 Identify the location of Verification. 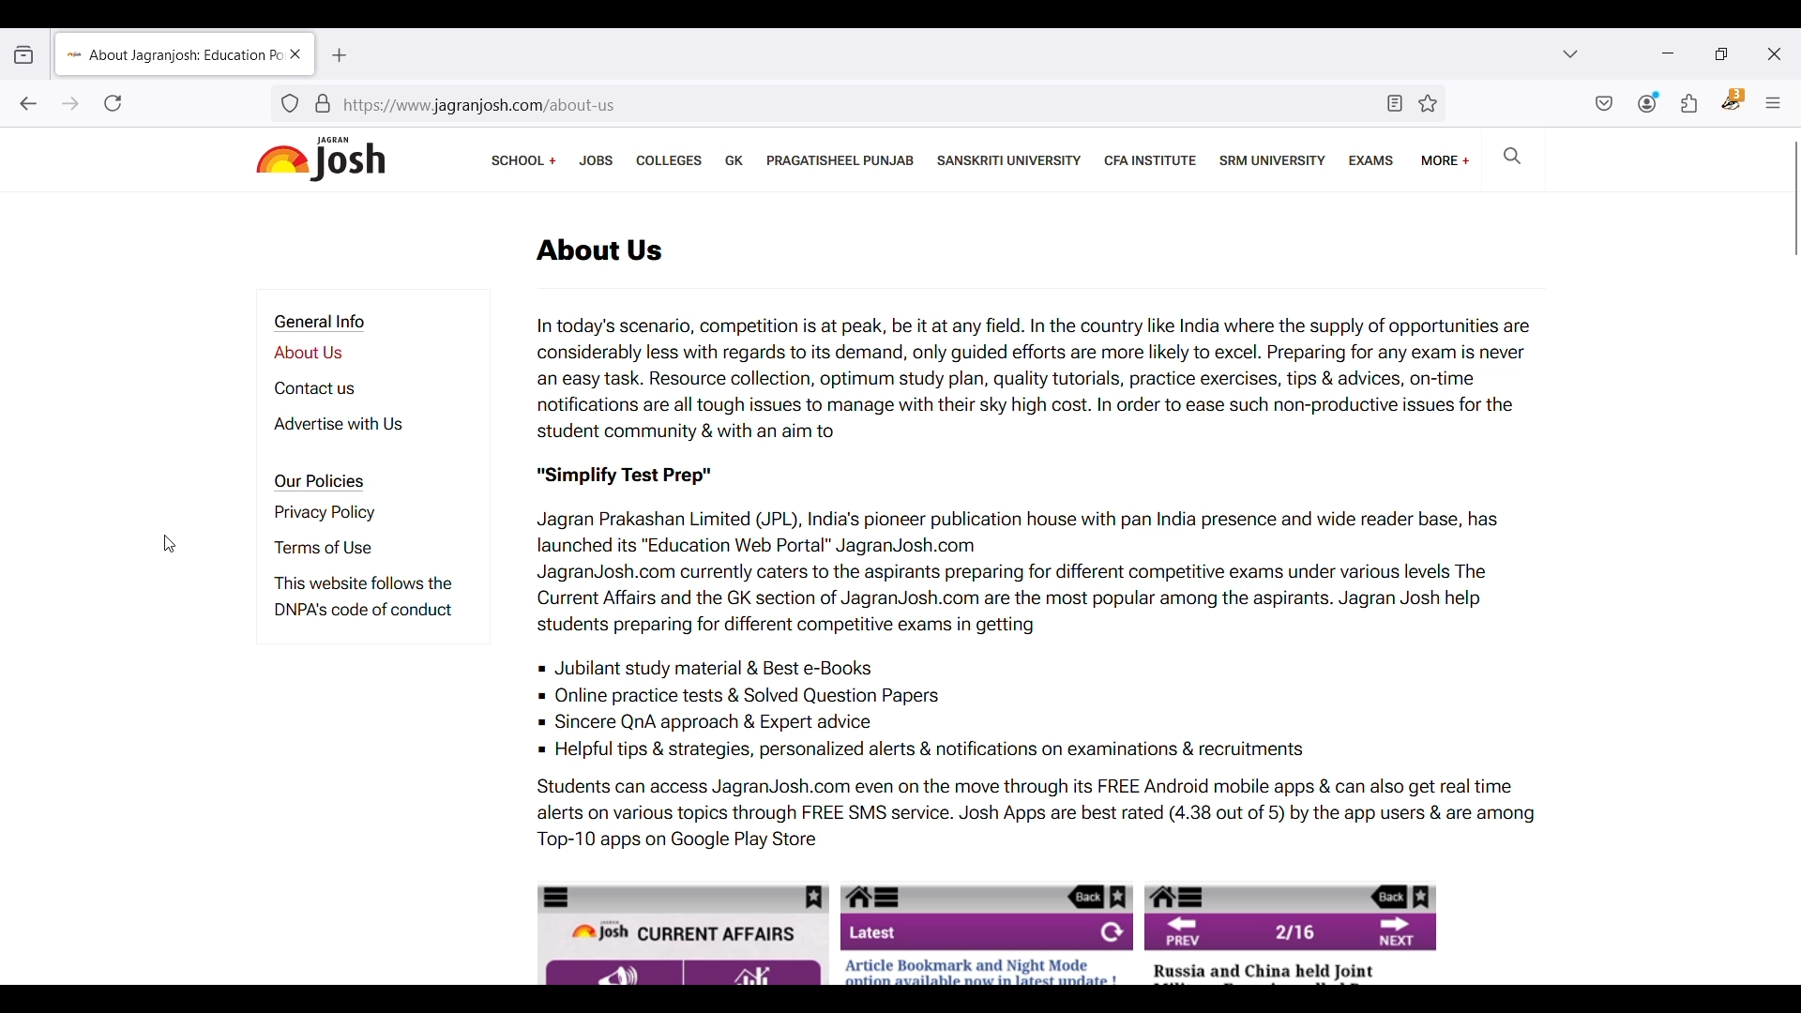
(323, 103).